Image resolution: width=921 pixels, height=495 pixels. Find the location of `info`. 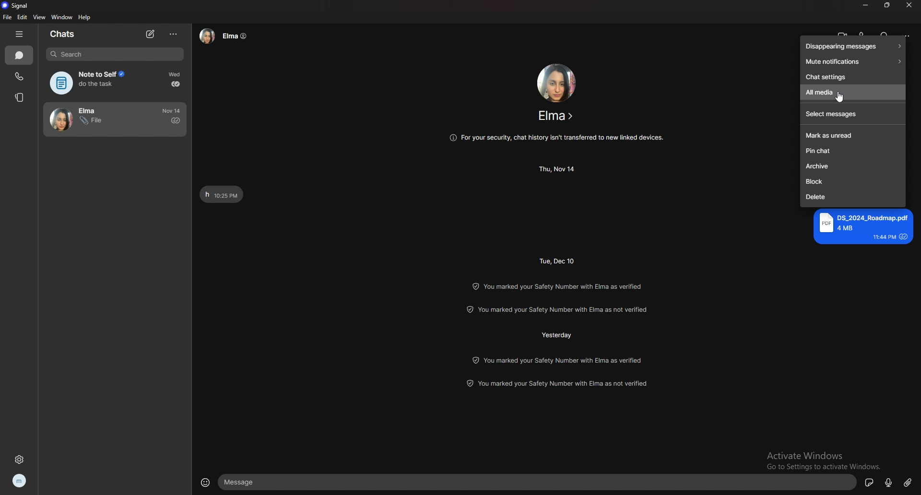

info is located at coordinates (558, 310).